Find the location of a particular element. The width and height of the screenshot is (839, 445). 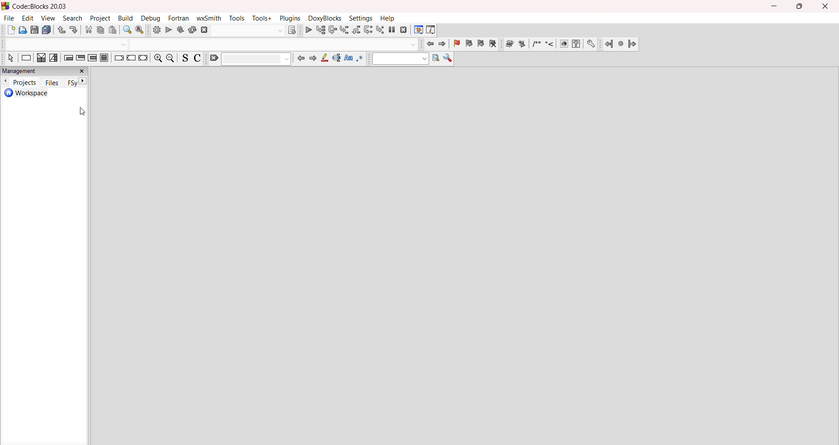

fortran is located at coordinates (179, 18).